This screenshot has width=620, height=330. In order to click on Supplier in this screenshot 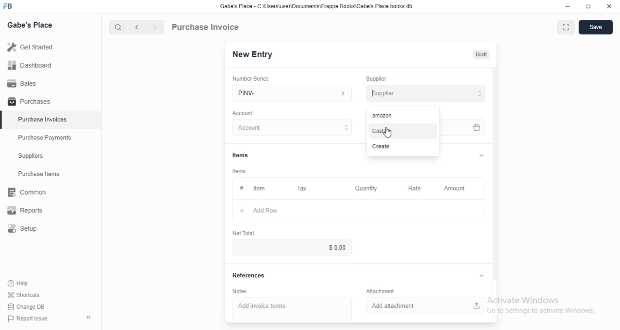, I will do `click(376, 79)`.